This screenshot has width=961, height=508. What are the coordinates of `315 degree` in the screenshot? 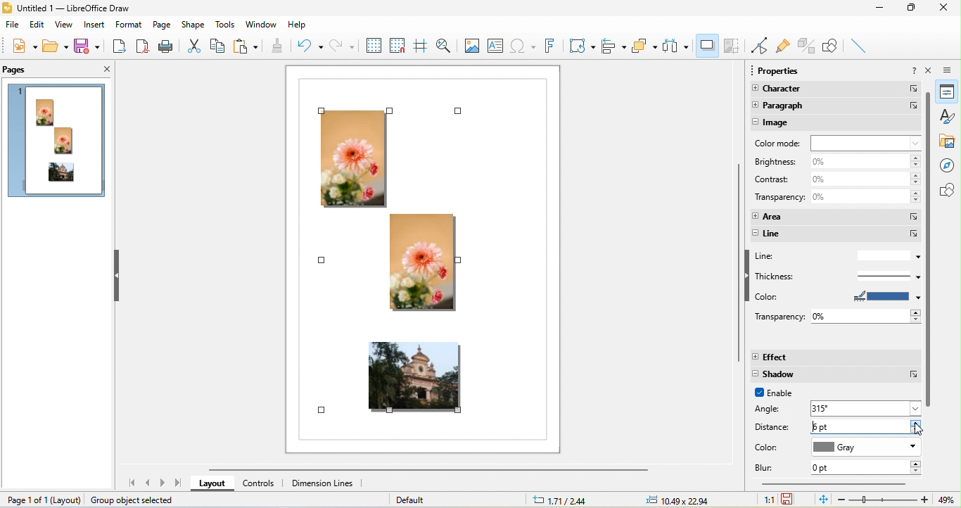 It's located at (867, 407).